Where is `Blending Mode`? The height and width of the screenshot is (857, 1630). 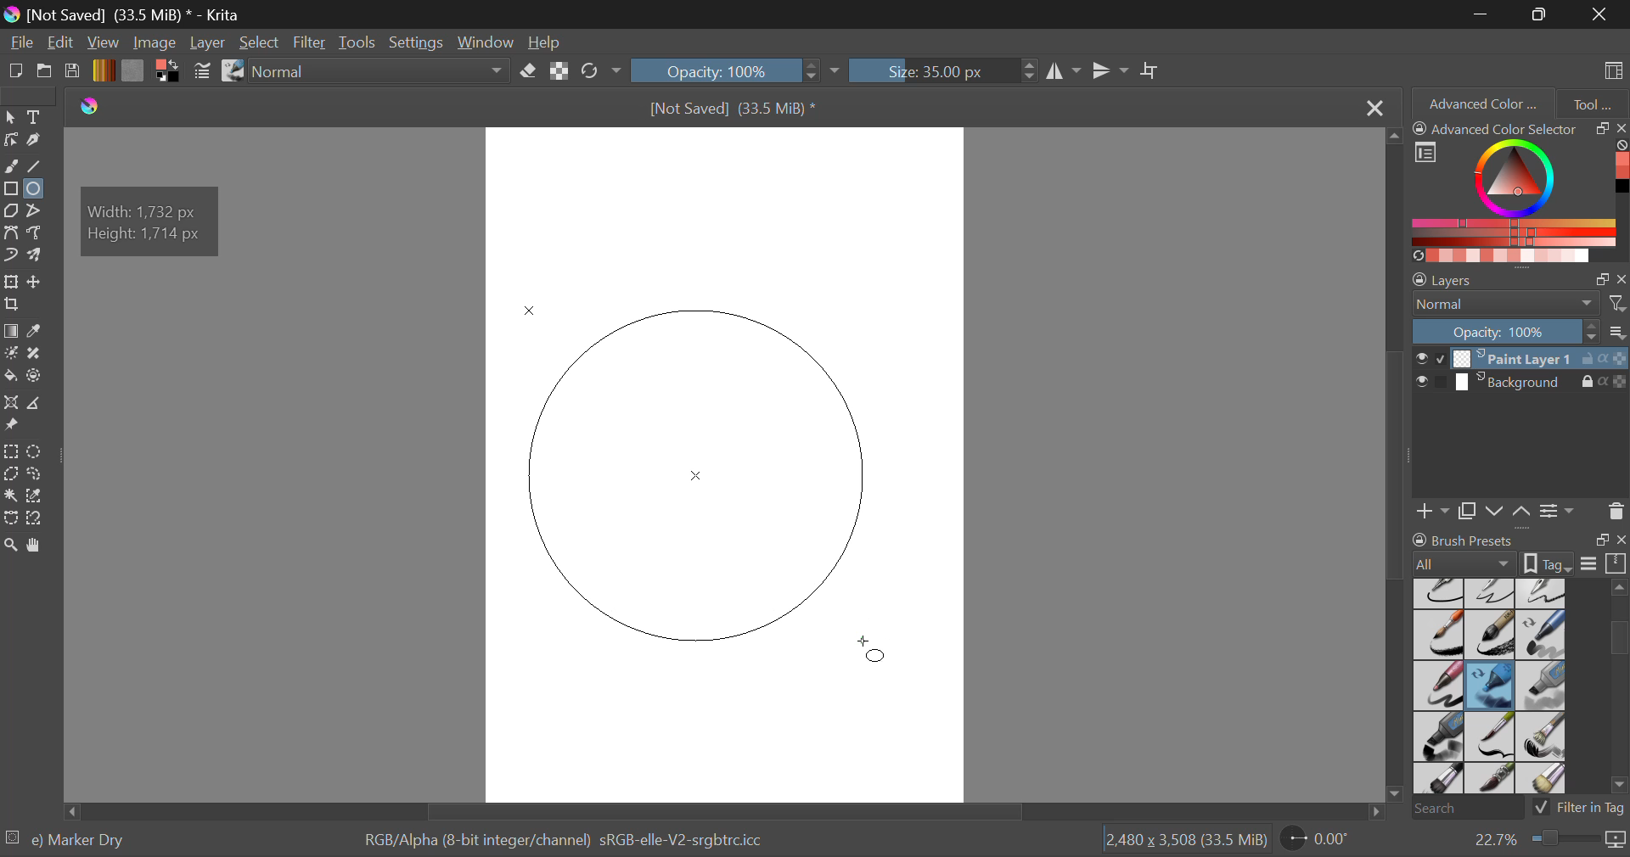
Blending Mode is located at coordinates (1520, 304).